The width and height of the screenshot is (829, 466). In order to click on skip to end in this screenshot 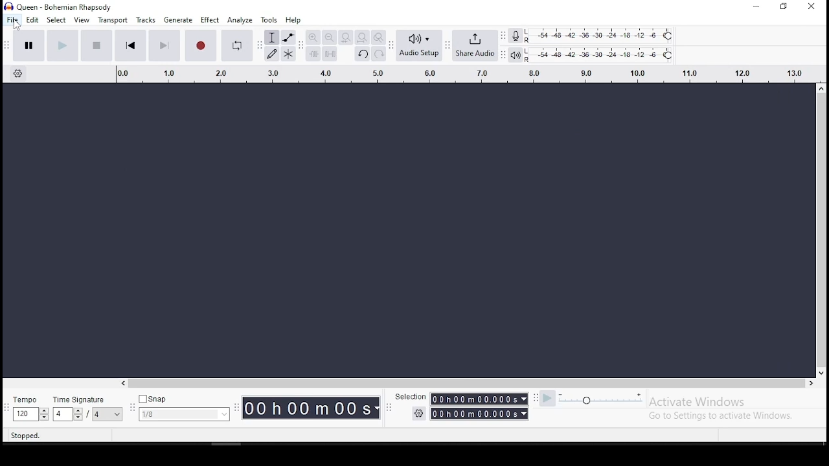, I will do `click(165, 47)`.